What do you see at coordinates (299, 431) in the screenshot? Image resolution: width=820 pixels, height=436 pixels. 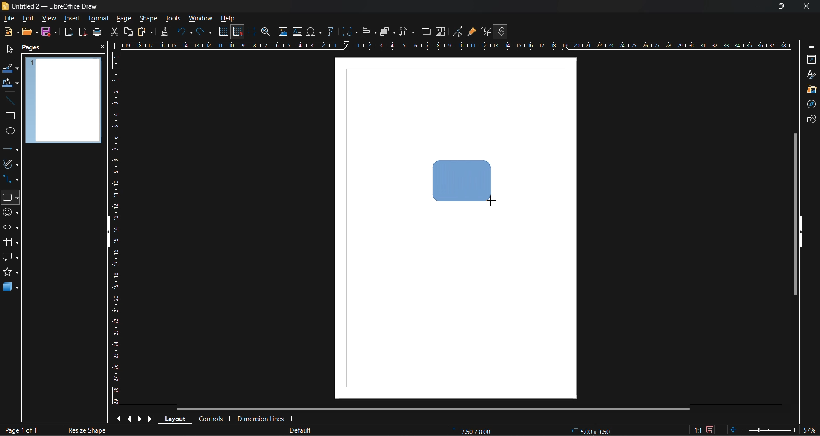 I see `slide master name` at bounding box center [299, 431].